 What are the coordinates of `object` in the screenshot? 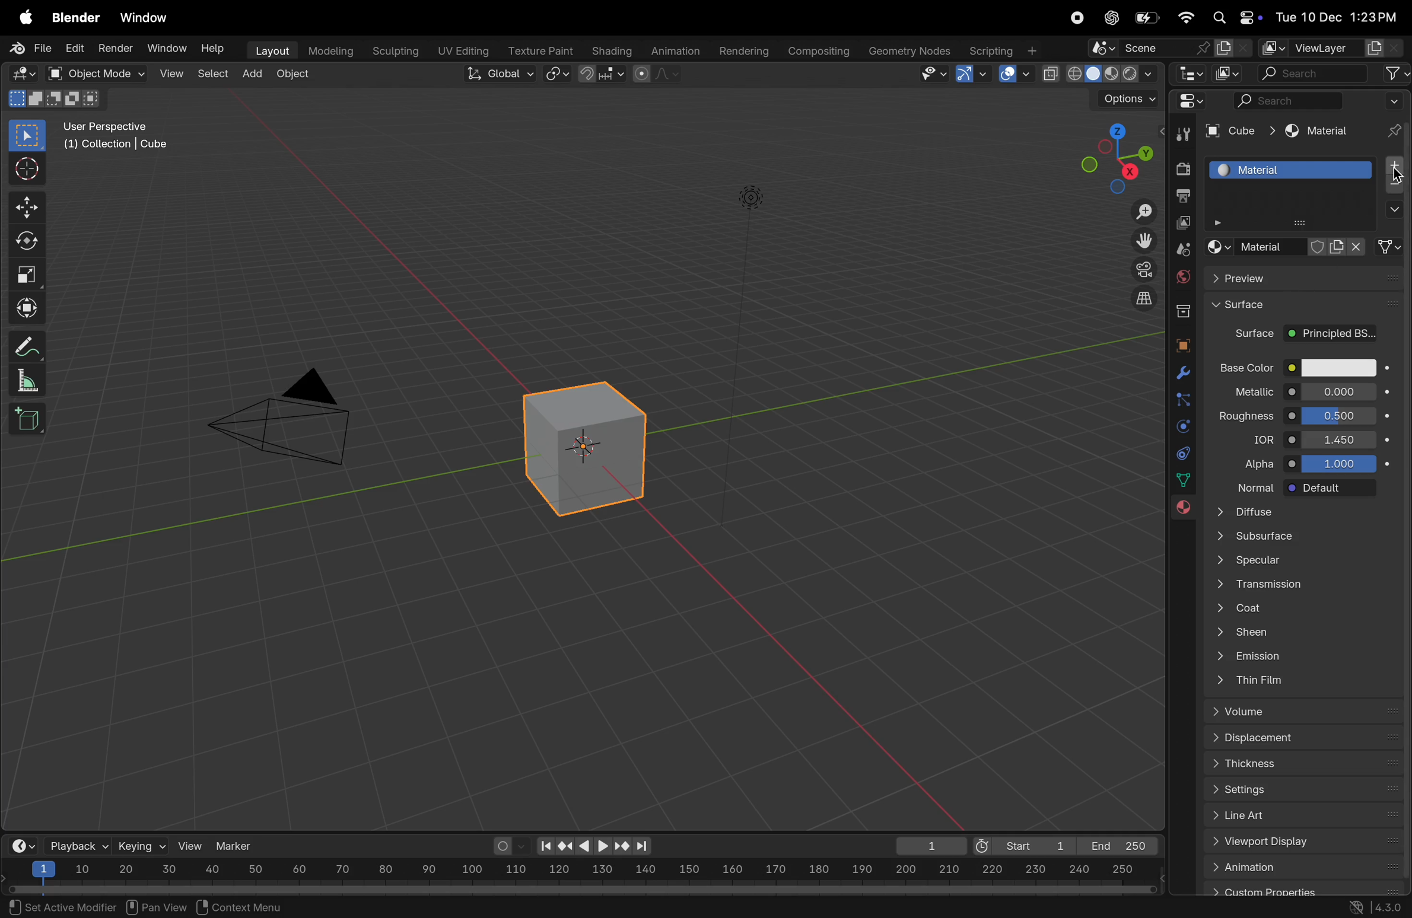 It's located at (1181, 346).